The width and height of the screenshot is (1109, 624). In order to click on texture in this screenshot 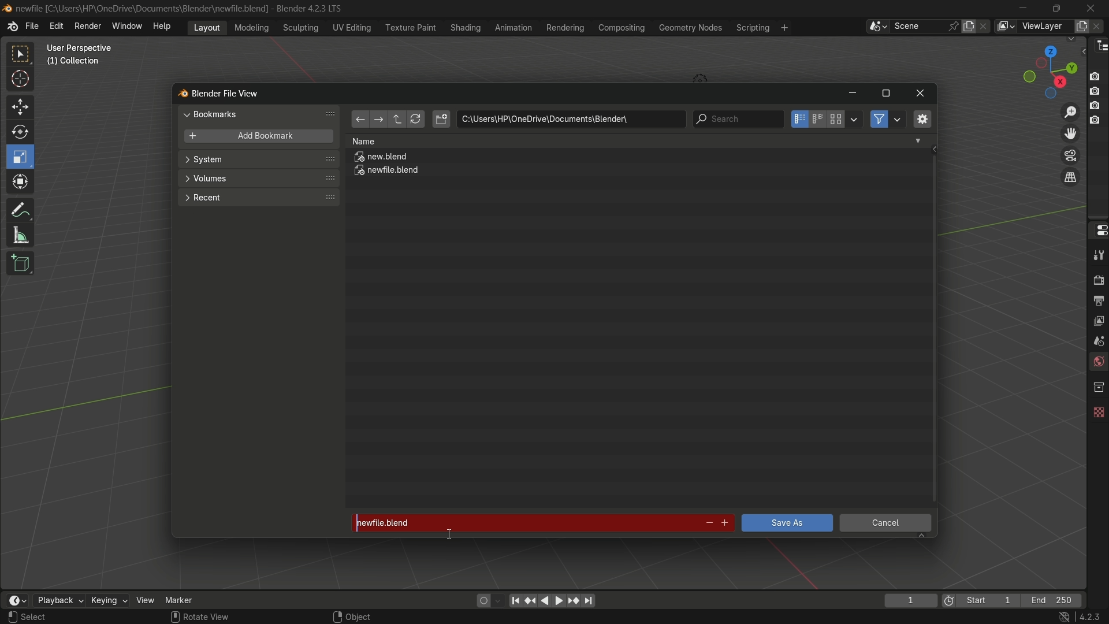, I will do `click(1097, 410)`.